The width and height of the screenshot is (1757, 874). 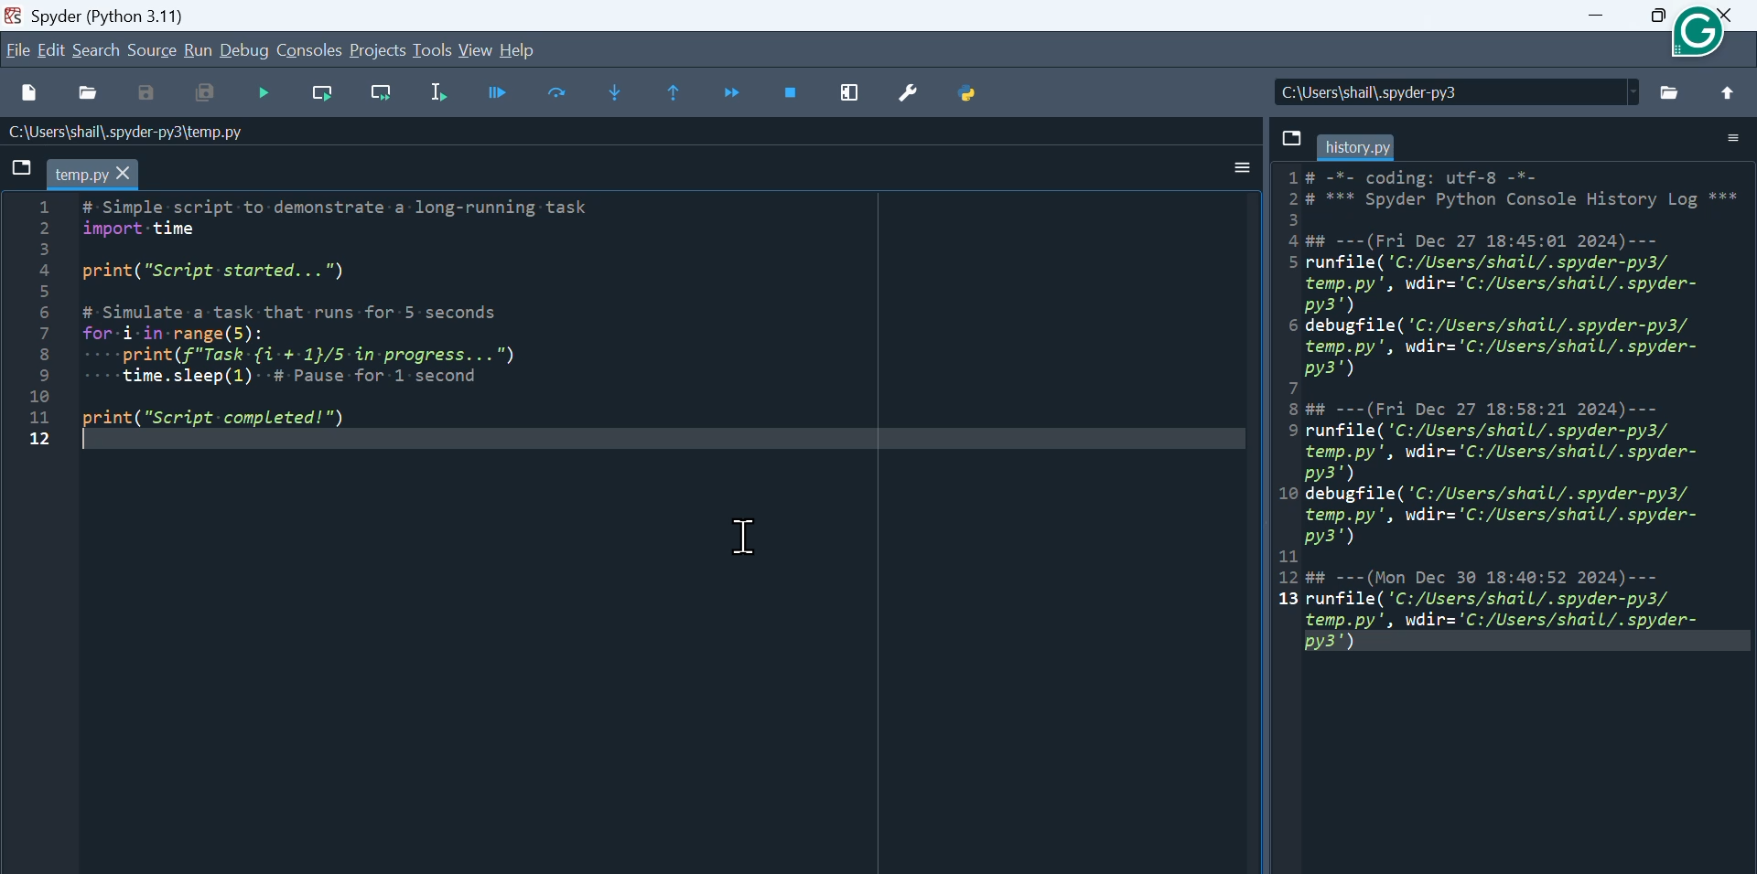 What do you see at coordinates (437, 94) in the screenshot?
I see `Run selection` at bounding box center [437, 94].